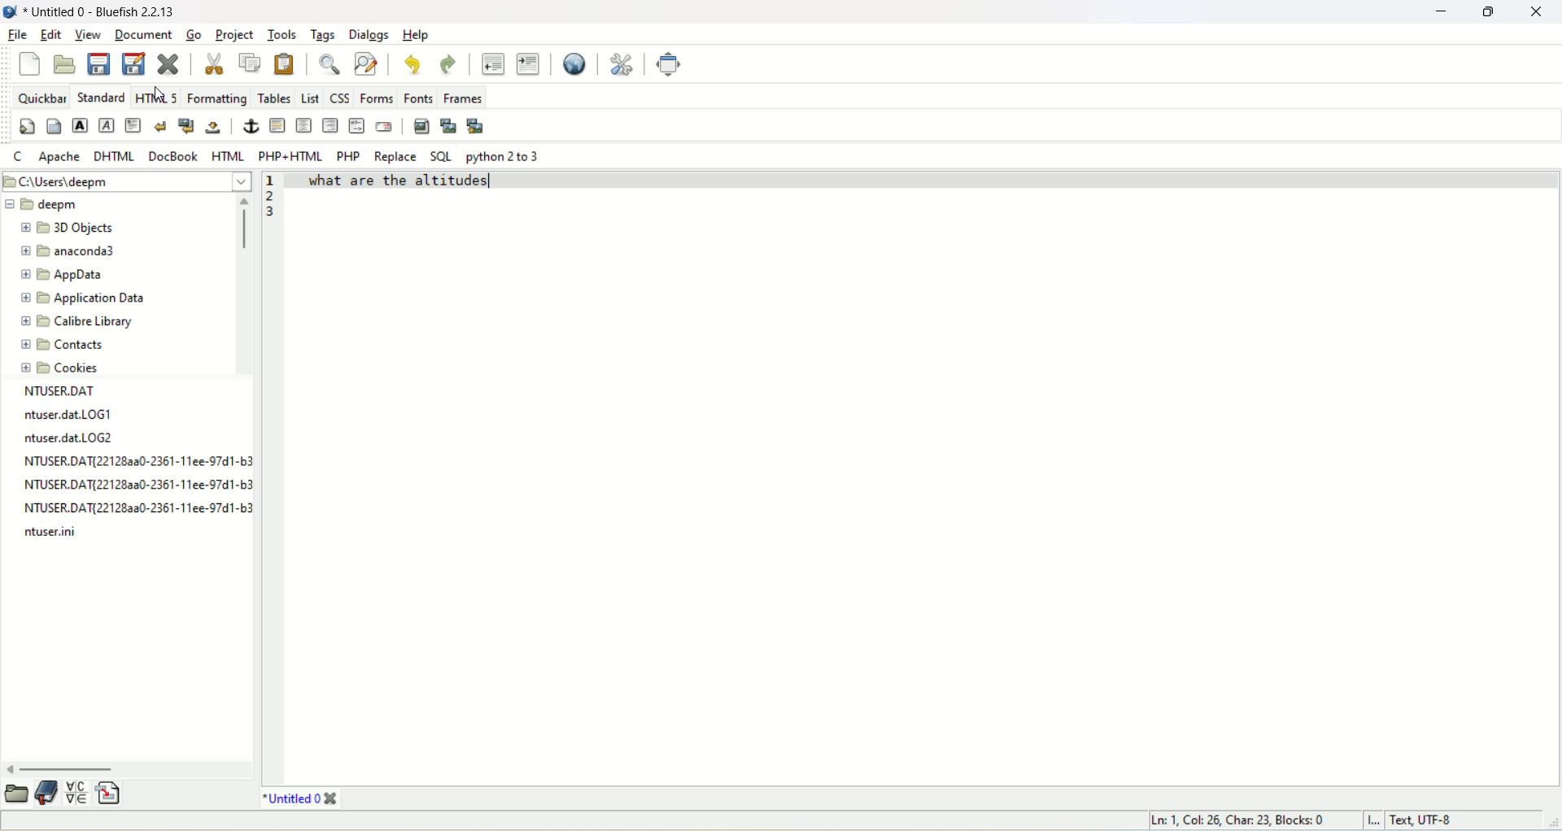  Describe the element at coordinates (325, 35) in the screenshot. I see `tags` at that location.